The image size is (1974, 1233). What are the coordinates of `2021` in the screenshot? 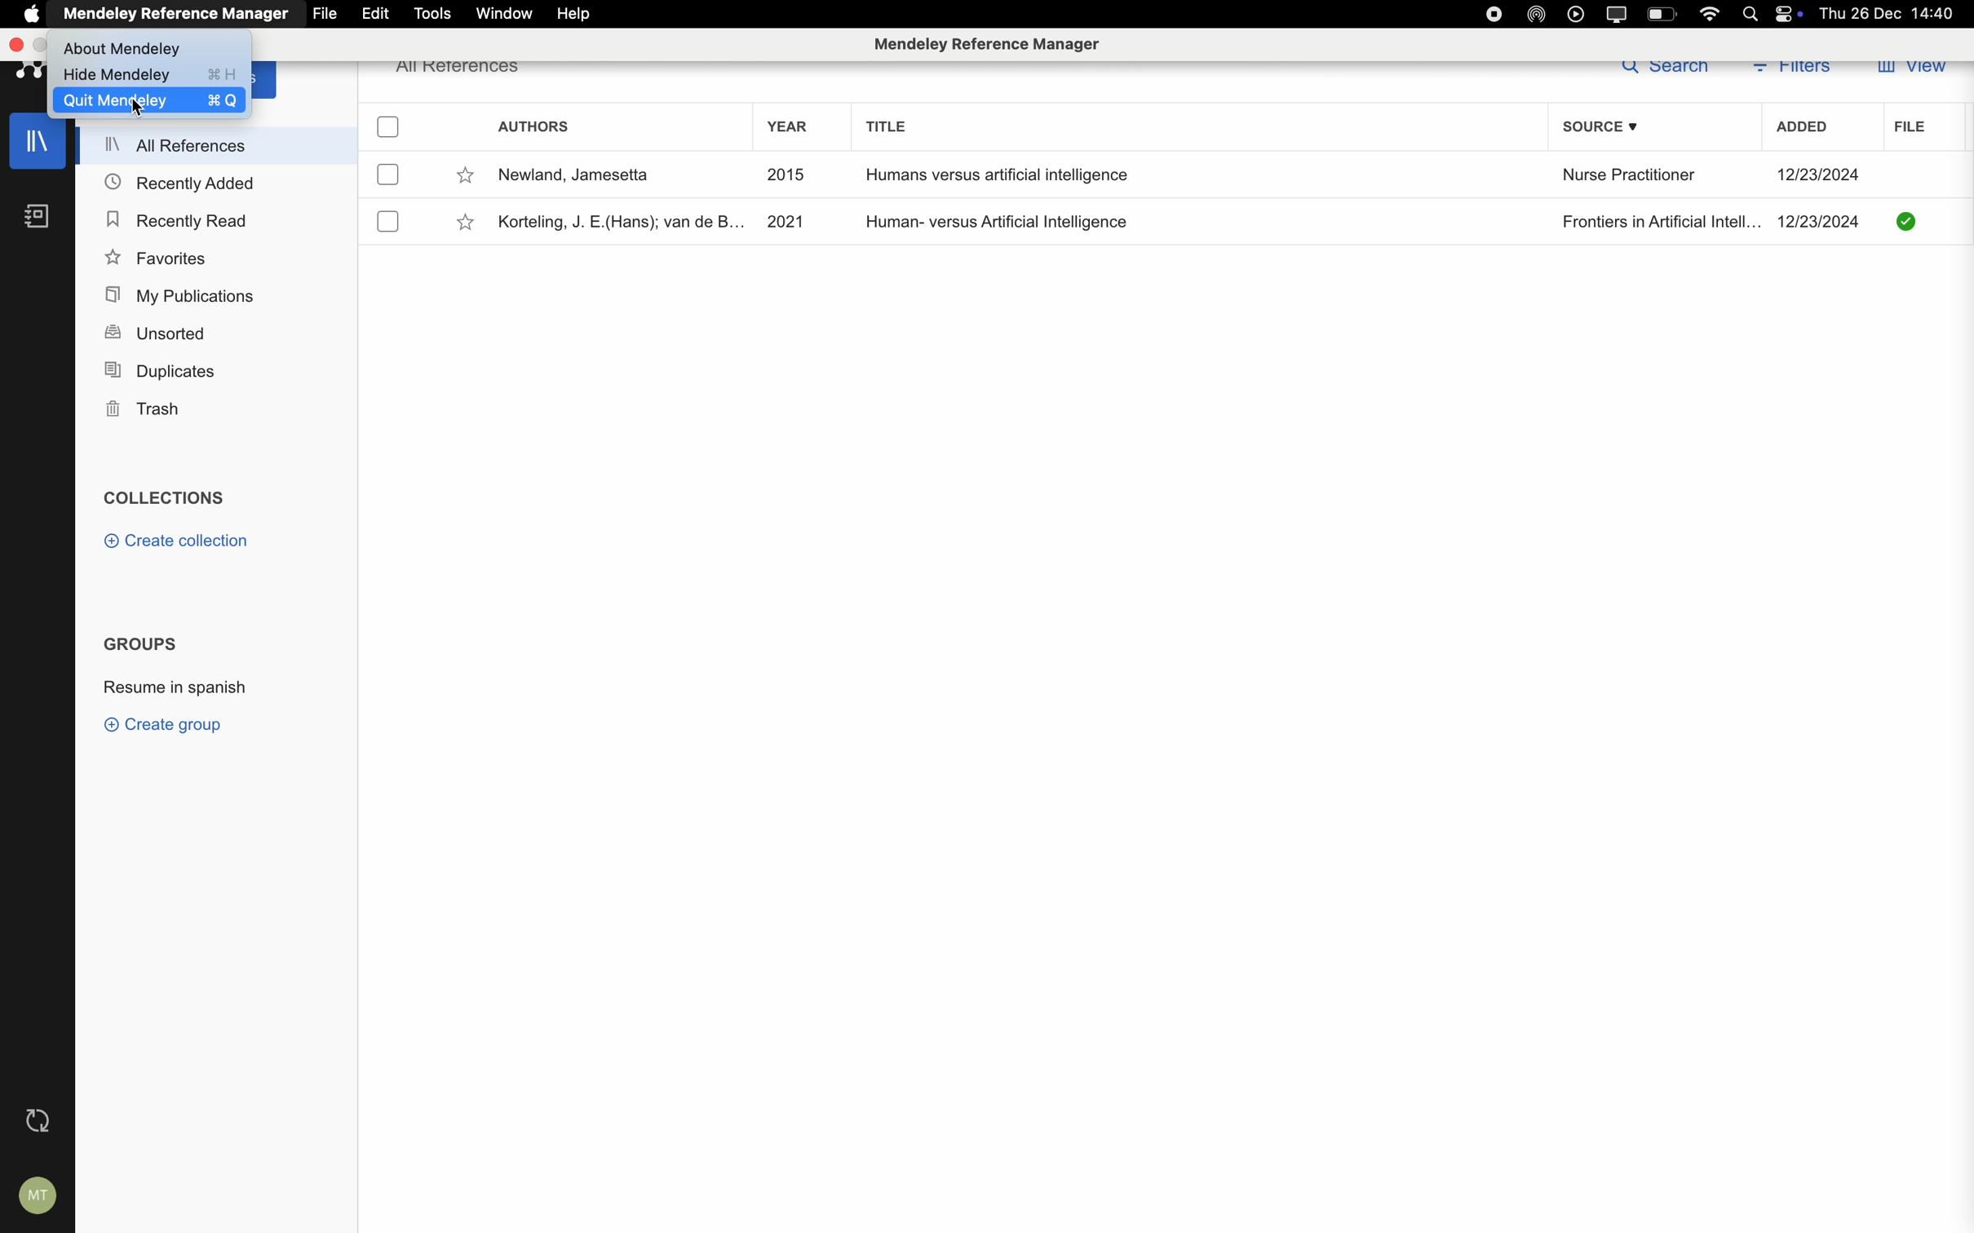 It's located at (785, 219).